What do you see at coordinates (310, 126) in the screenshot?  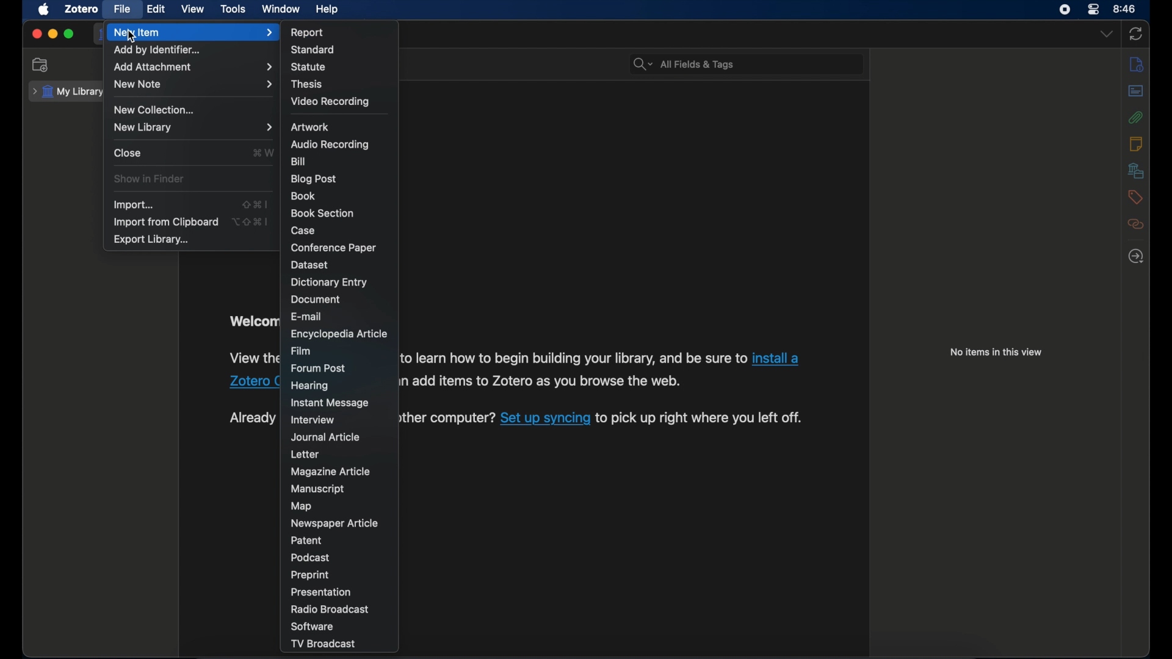 I see `artwork` at bounding box center [310, 126].